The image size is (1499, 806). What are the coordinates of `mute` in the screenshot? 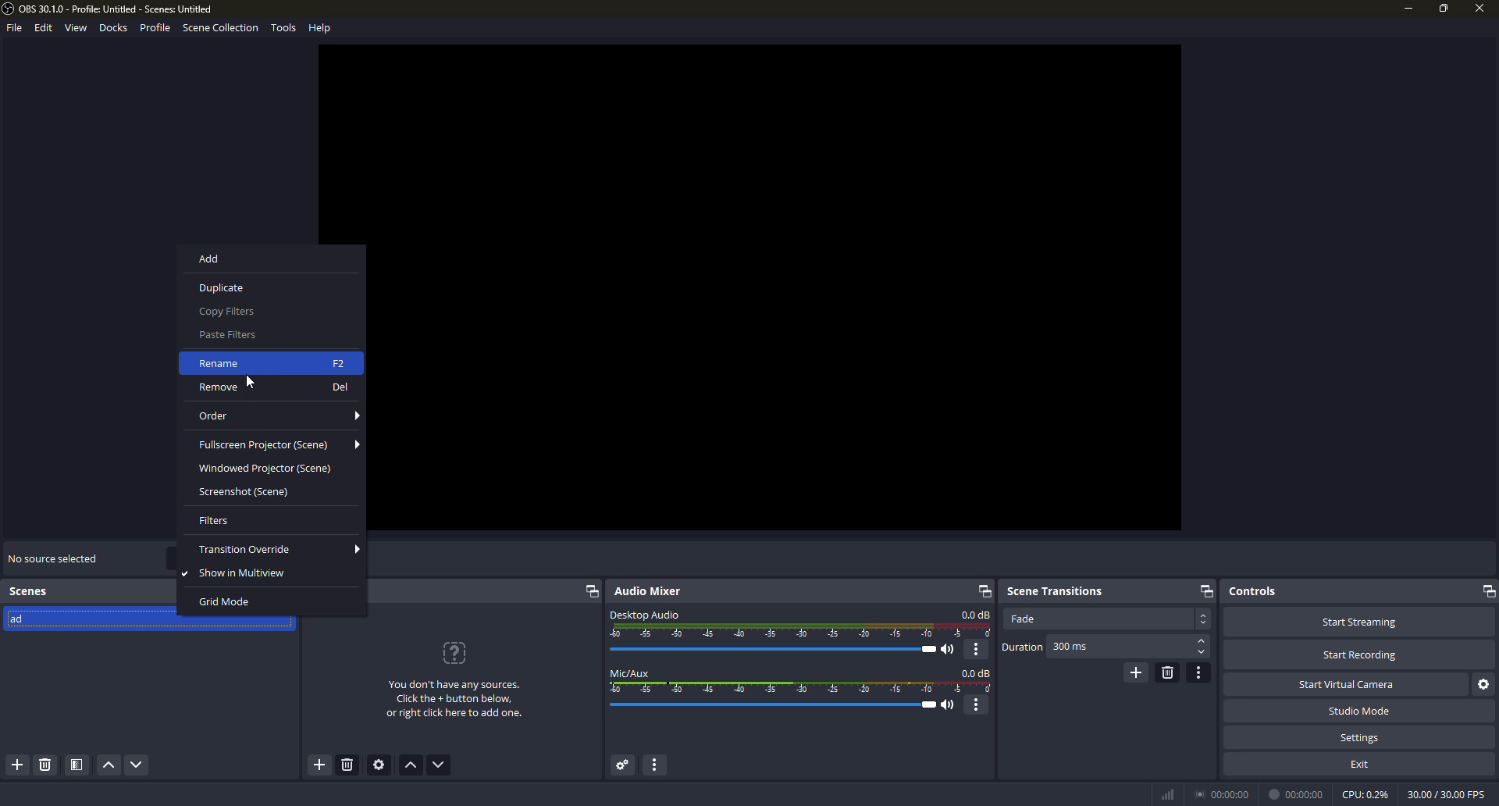 It's located at (950, 705).